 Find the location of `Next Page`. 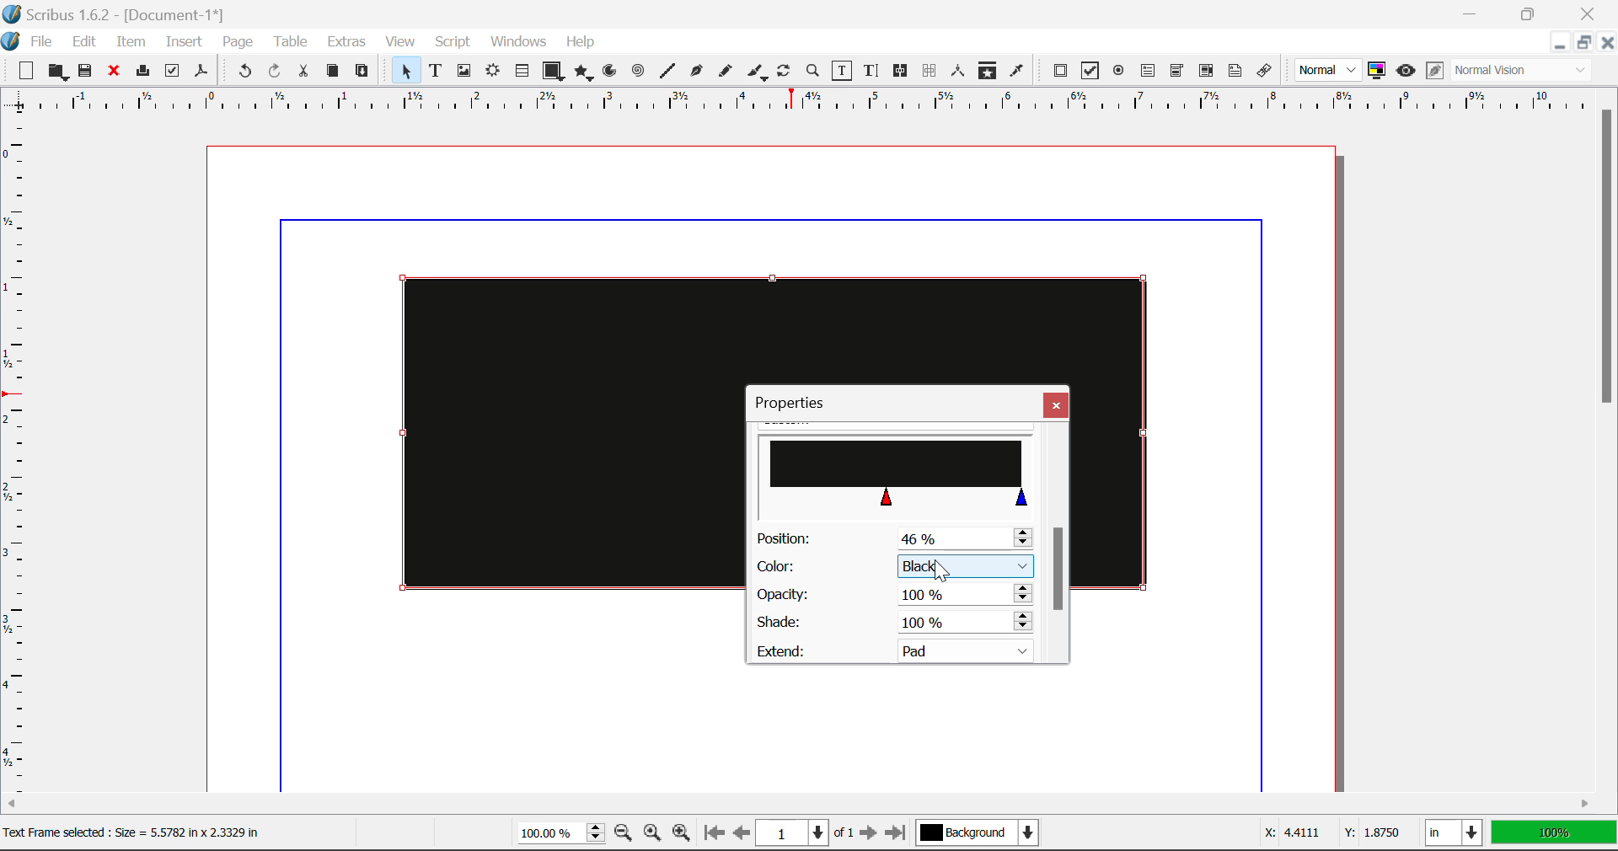

Next Page is located at coordinates (868, 834).